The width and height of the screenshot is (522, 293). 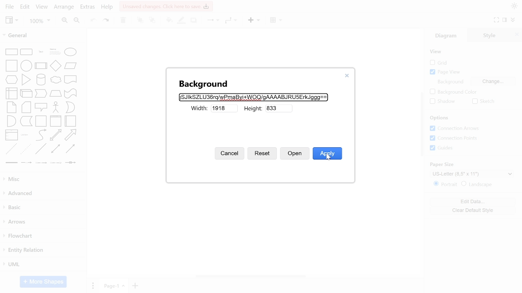 I want to click on connection points, so click(x=457, y=138).